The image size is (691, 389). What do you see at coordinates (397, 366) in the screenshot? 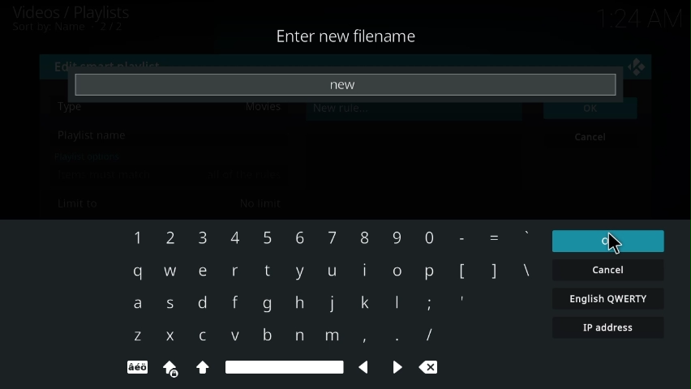
I see `next` at bounding box center [397, 366].